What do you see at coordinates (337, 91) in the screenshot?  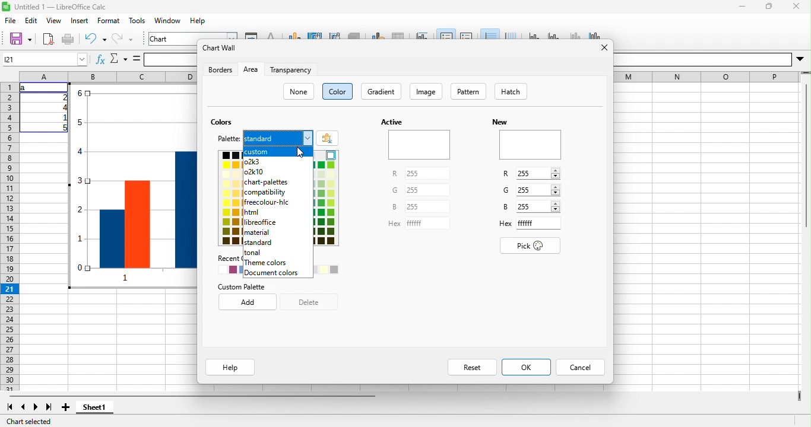 I see `color` at bounding box center [337, 91].